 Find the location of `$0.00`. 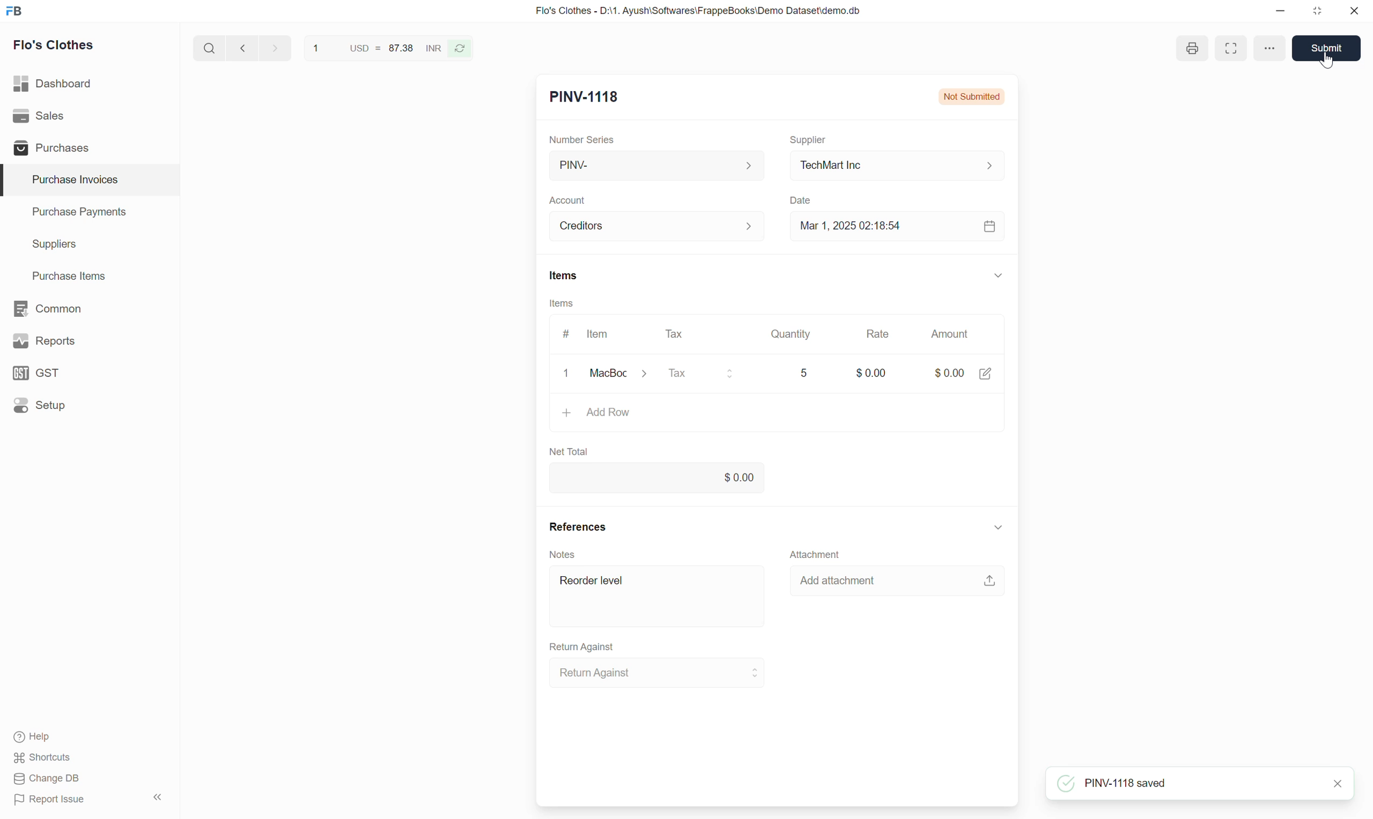

$0.00 is located at coordinates (871, 368).